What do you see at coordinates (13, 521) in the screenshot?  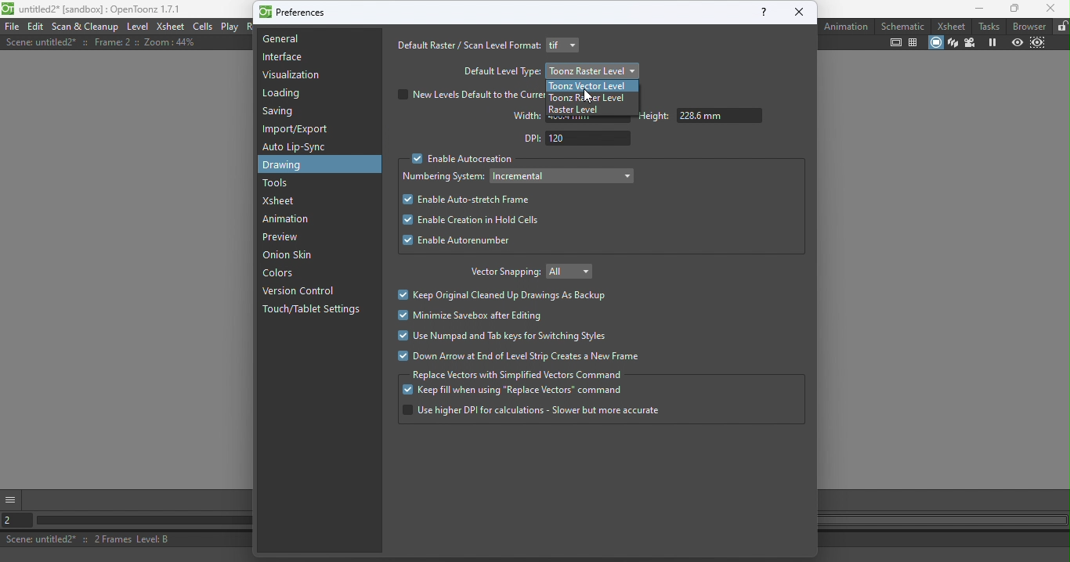 I see `Set the current frame` at bounding box center [13, 521].